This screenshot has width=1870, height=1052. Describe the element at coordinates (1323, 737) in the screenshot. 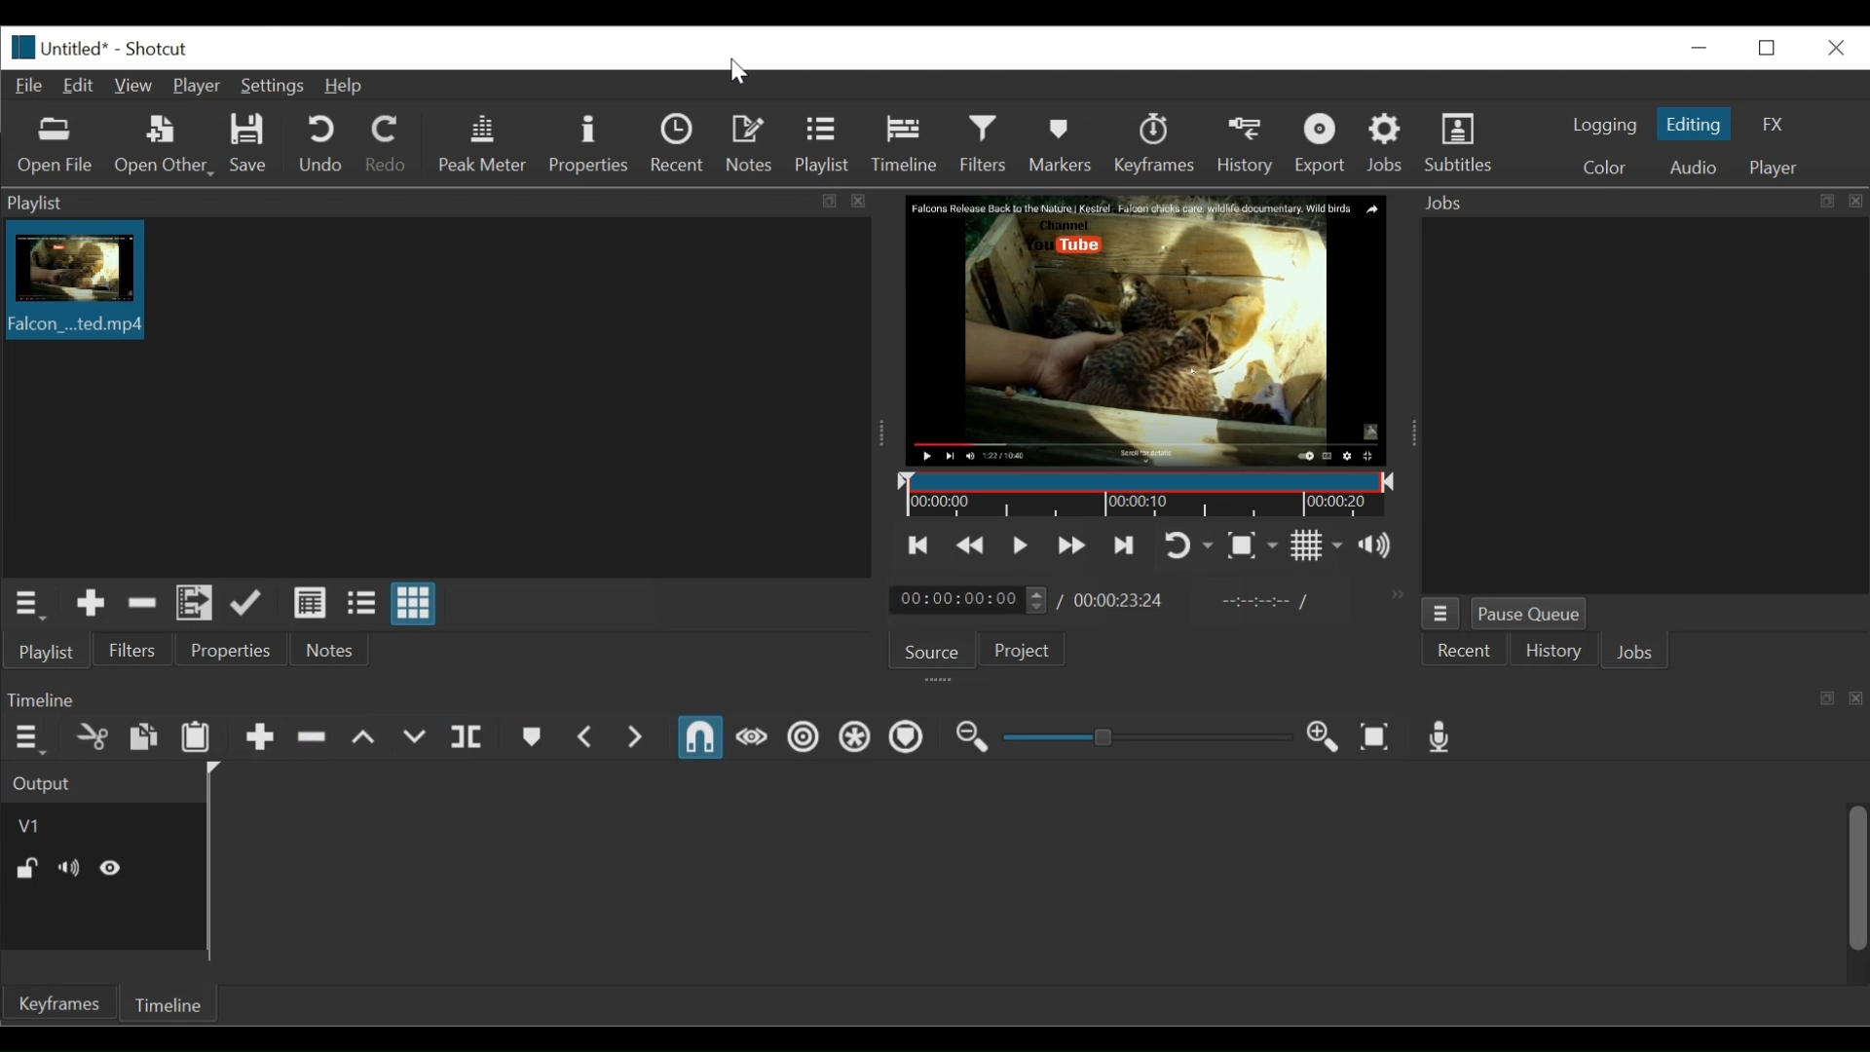

I see `Zoom timeline in` at that location.